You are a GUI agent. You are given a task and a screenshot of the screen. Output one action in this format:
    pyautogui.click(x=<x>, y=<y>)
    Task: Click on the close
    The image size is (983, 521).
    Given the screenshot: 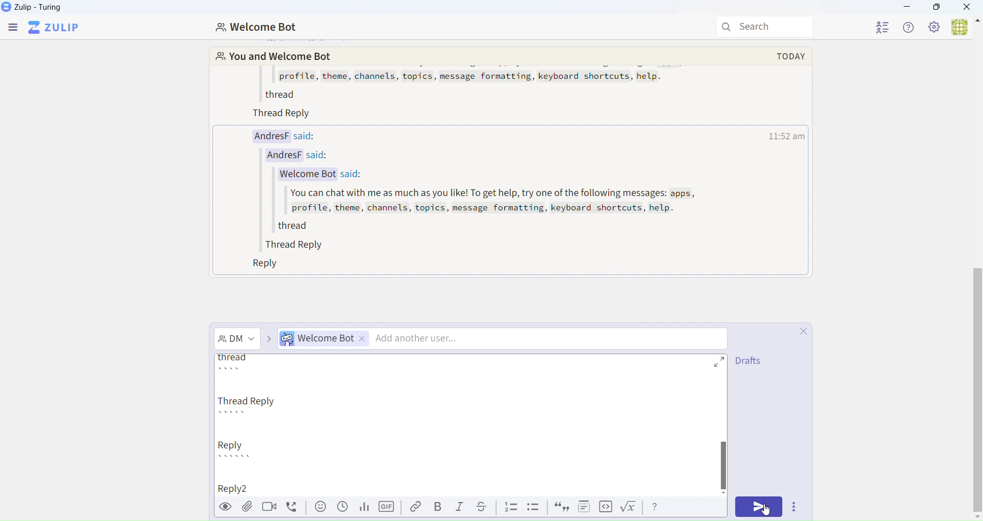 What is the action you would take?
    pyautogui.click(x=801, y=331)
    